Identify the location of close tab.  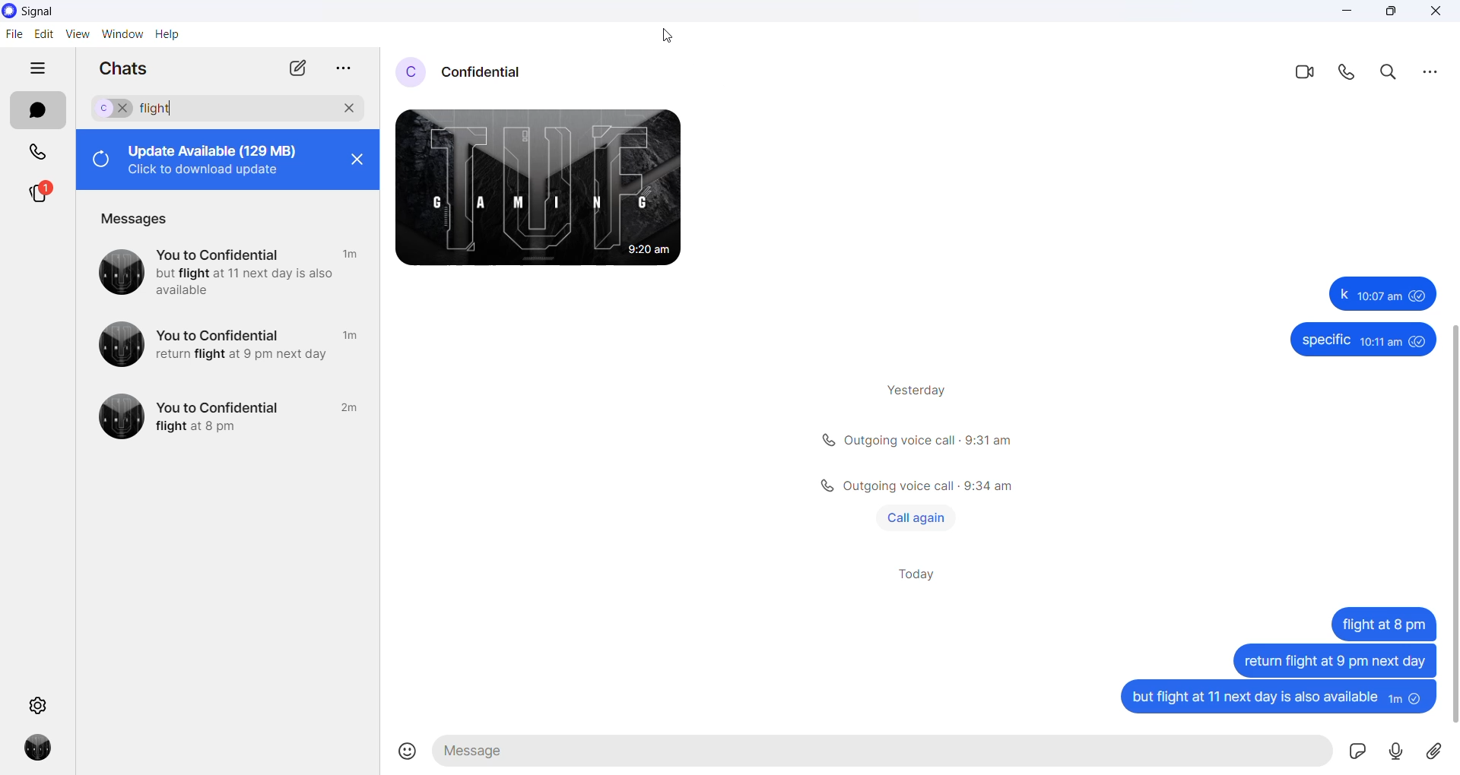
(341, 69).